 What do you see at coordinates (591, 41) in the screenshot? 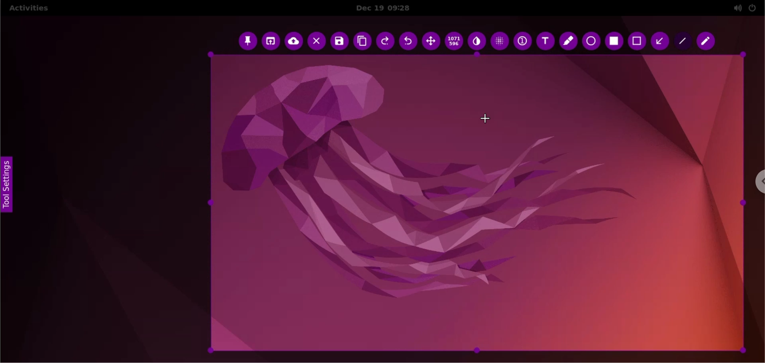
I see `ellipse` at bounding box center [591, 41].